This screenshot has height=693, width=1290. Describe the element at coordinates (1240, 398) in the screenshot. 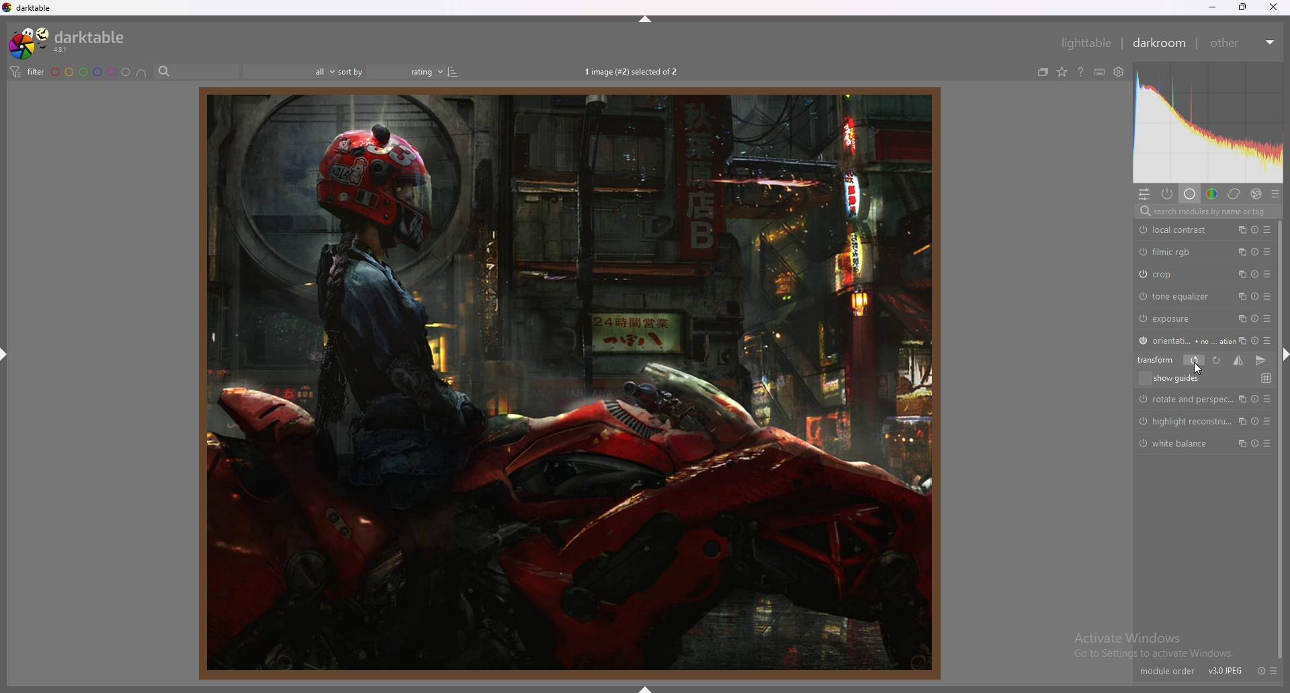

I see `multiple instances action` at that location.